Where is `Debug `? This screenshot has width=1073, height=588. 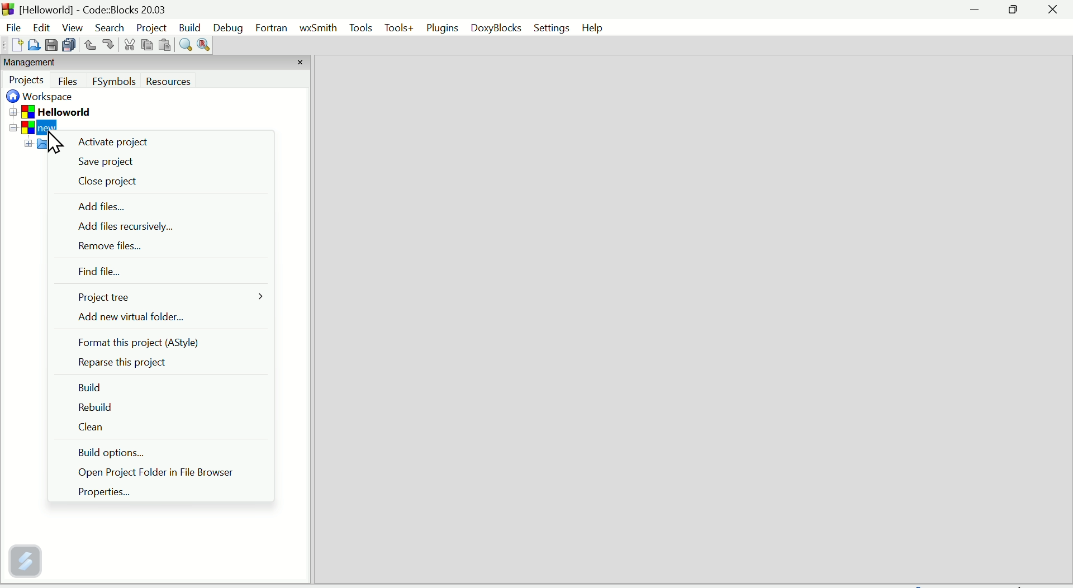 Debug  is located at coordinates (228, 27).